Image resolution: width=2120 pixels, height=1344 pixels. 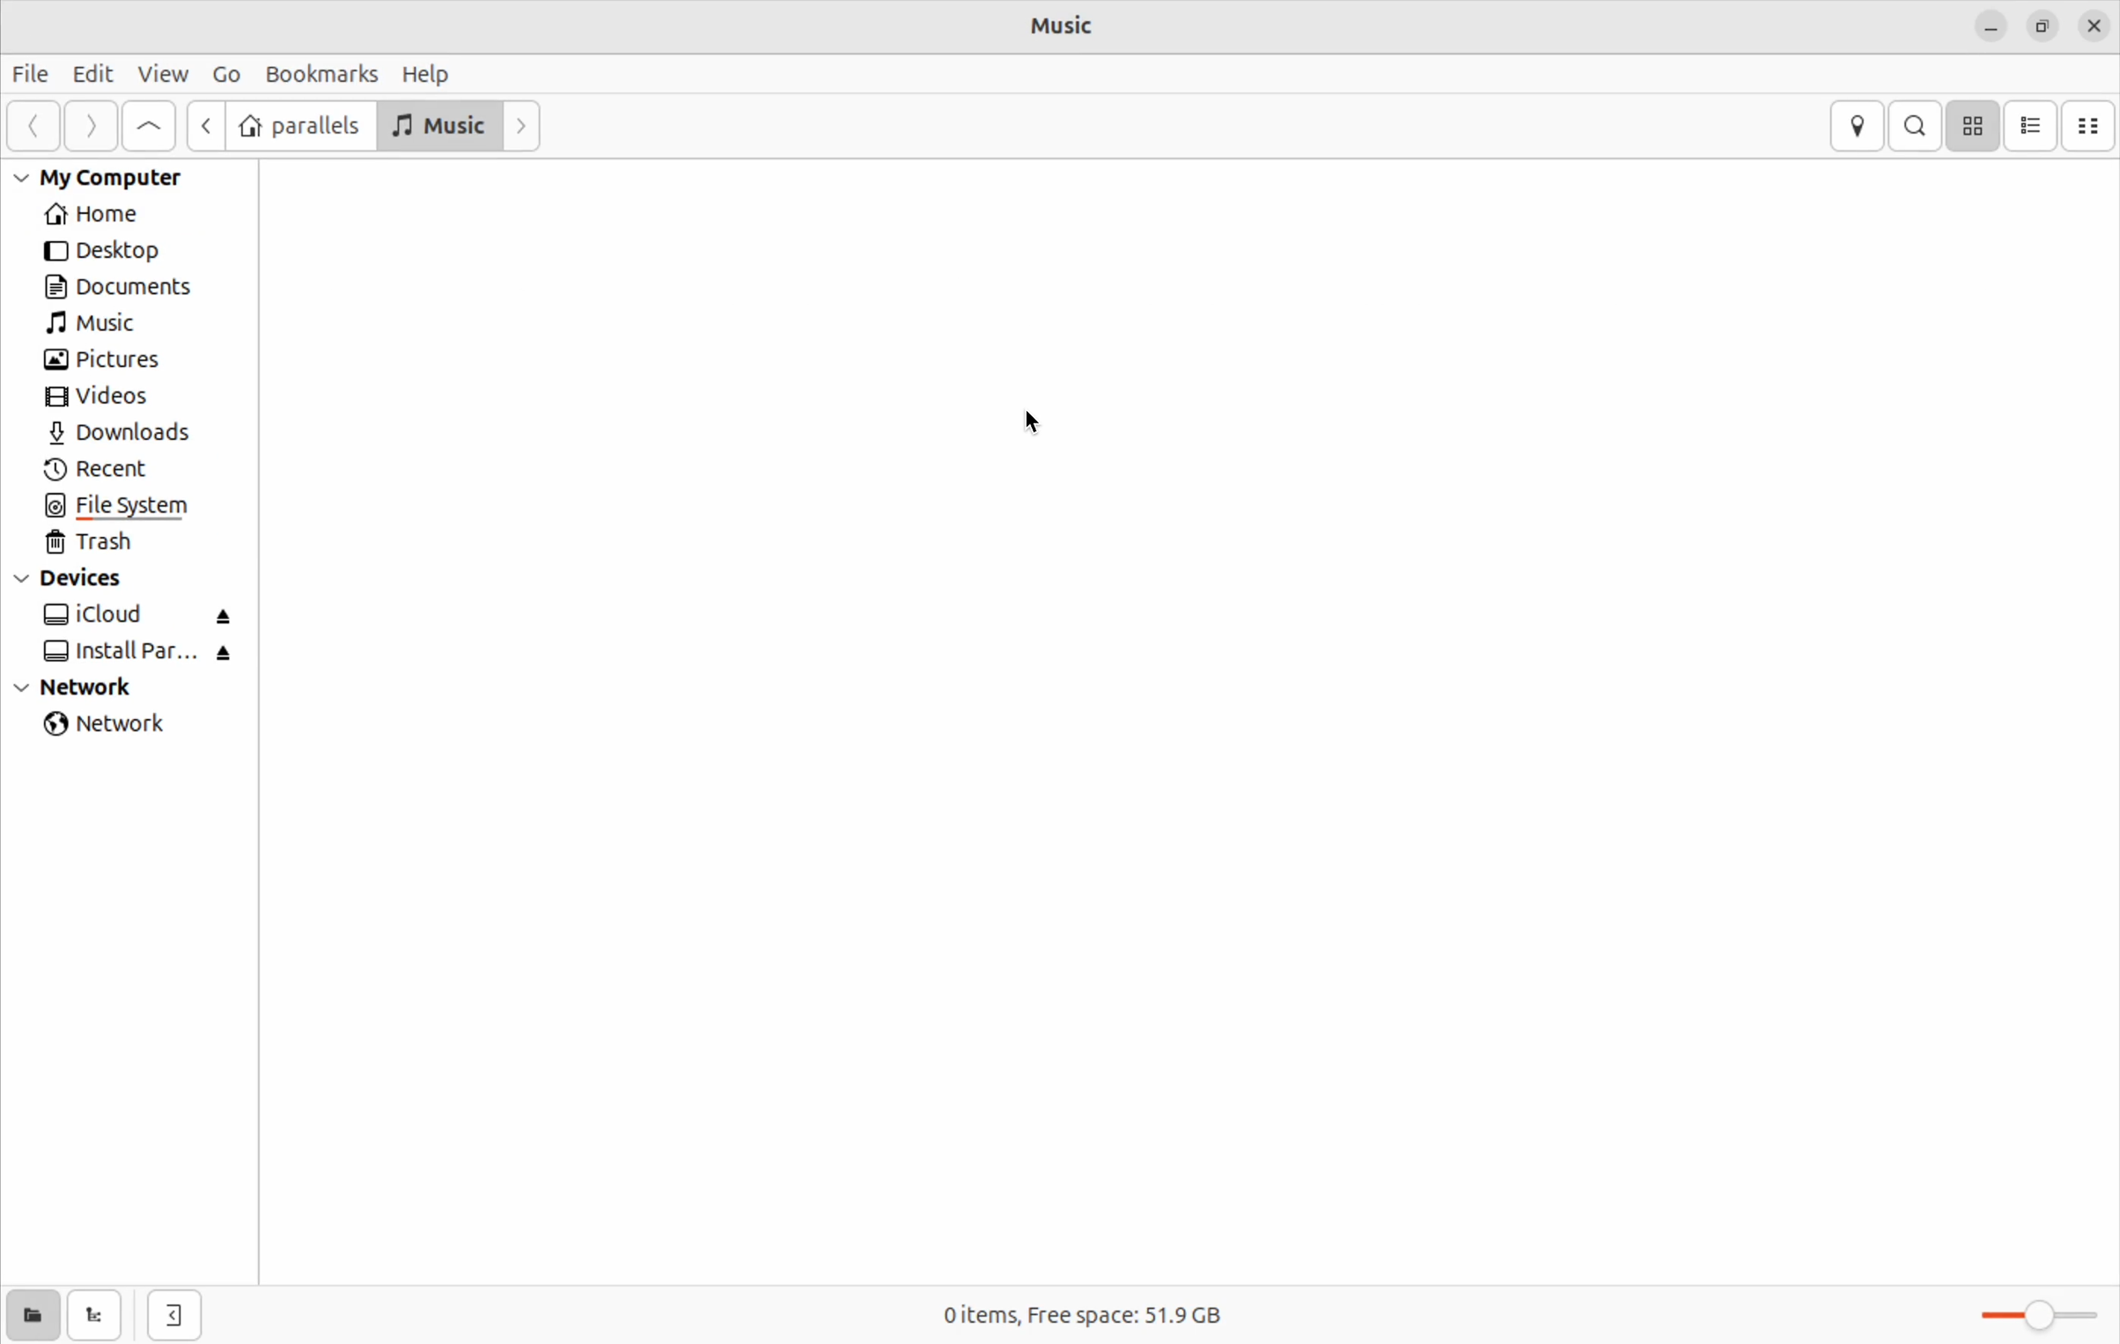 I want to click on list view, so click(x=2035, y=127).